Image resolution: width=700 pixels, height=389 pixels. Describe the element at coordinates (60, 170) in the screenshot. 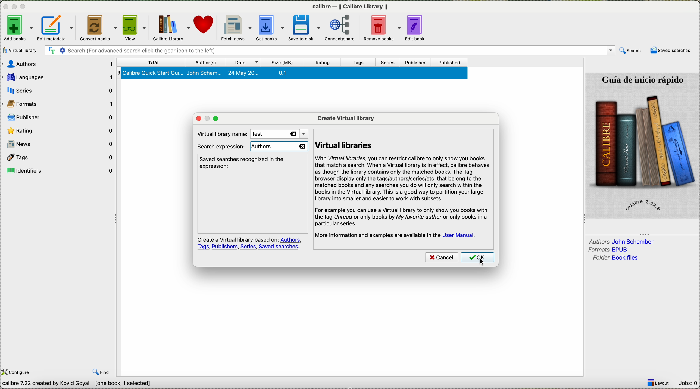

I see `identifiers` at that location.